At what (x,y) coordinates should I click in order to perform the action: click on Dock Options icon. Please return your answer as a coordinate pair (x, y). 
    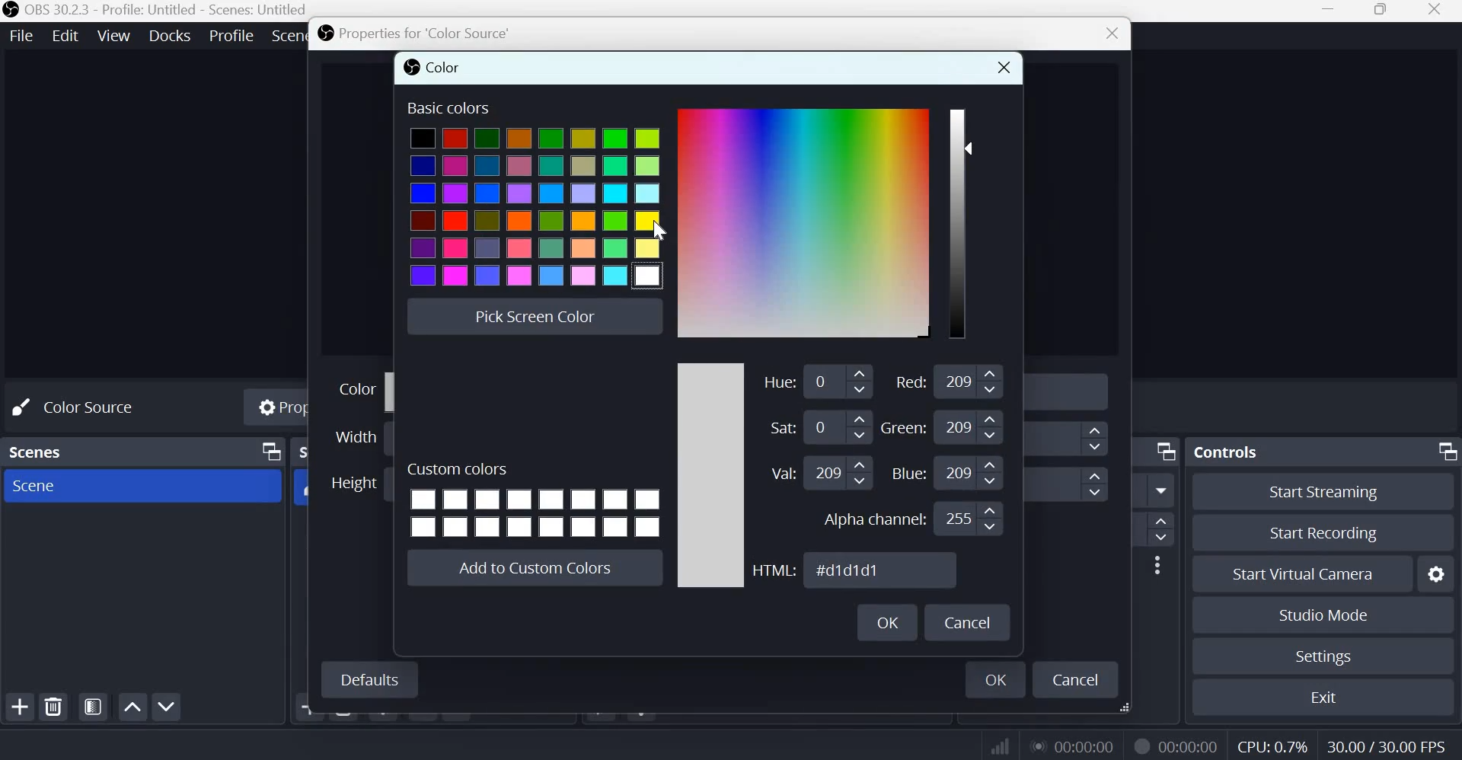
    Looking at the image, I should click on (1444, 450).